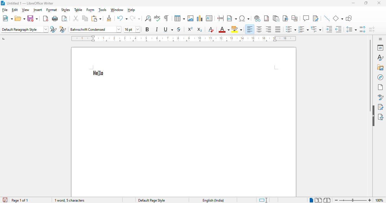  Describe the element at coordinates (381, 77) in the screenshot. I see `navigator` at that location.